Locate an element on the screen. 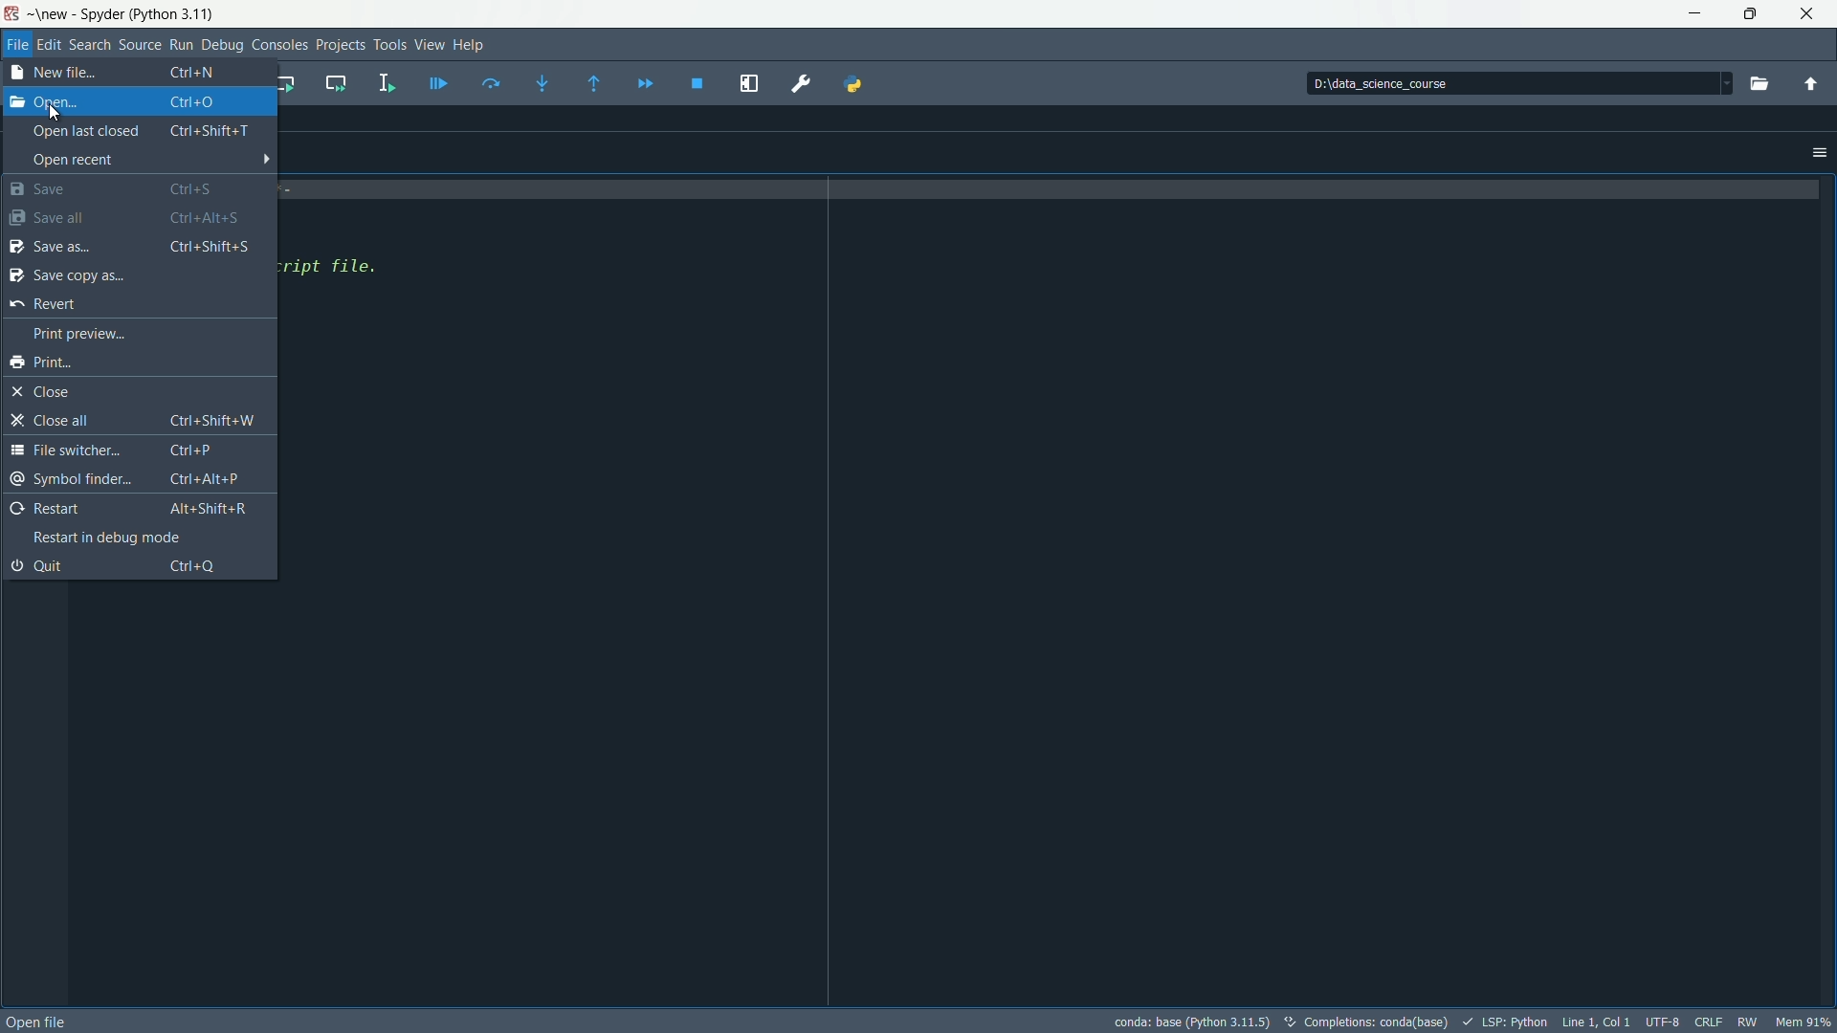  maximize is located at coordinates (1750, 13).